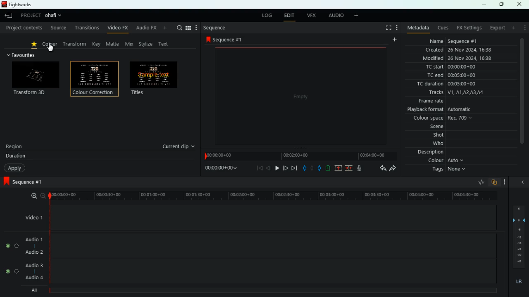  What do you see at coordinates (277, 168) in the screenshot?
I see `play` at bounding box center [277, 168].